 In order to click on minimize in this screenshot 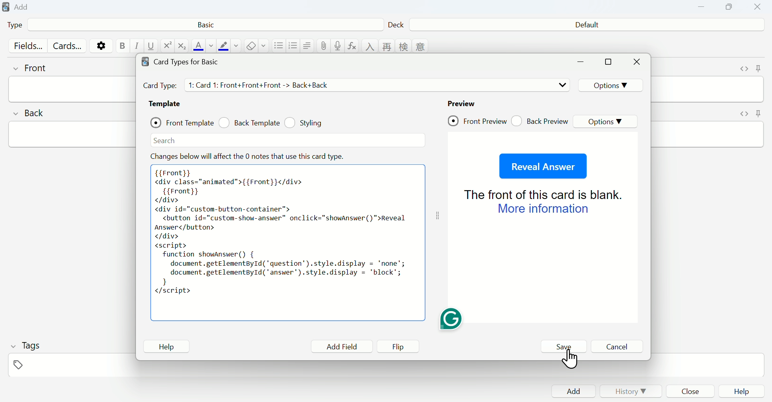, I will do `click(583, 64)`.